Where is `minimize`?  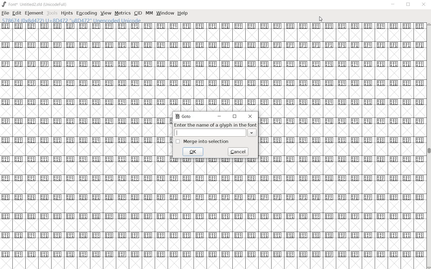 minimize is located at coordinates (220, 117).